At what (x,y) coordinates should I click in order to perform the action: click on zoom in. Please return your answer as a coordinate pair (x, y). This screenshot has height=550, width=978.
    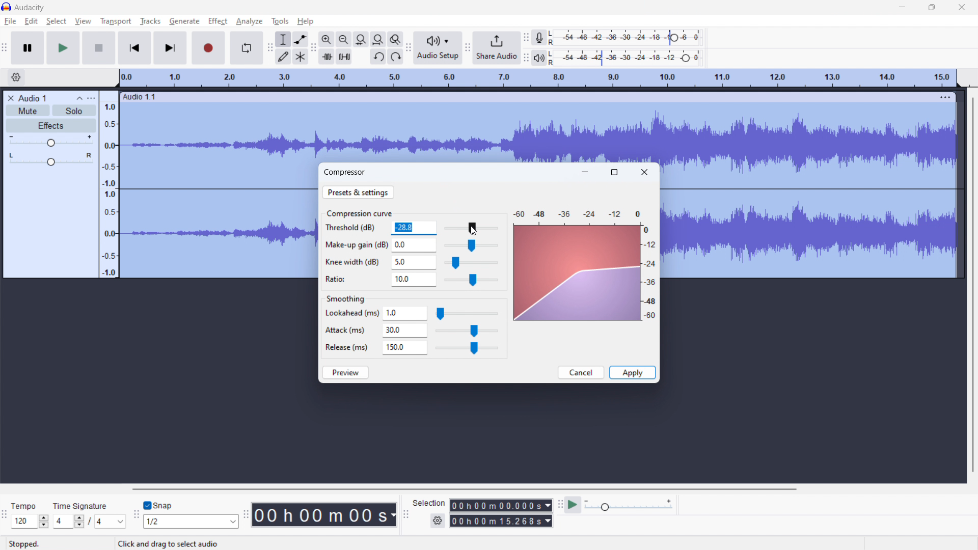
    Looking at the image, I should click on (327, 39).